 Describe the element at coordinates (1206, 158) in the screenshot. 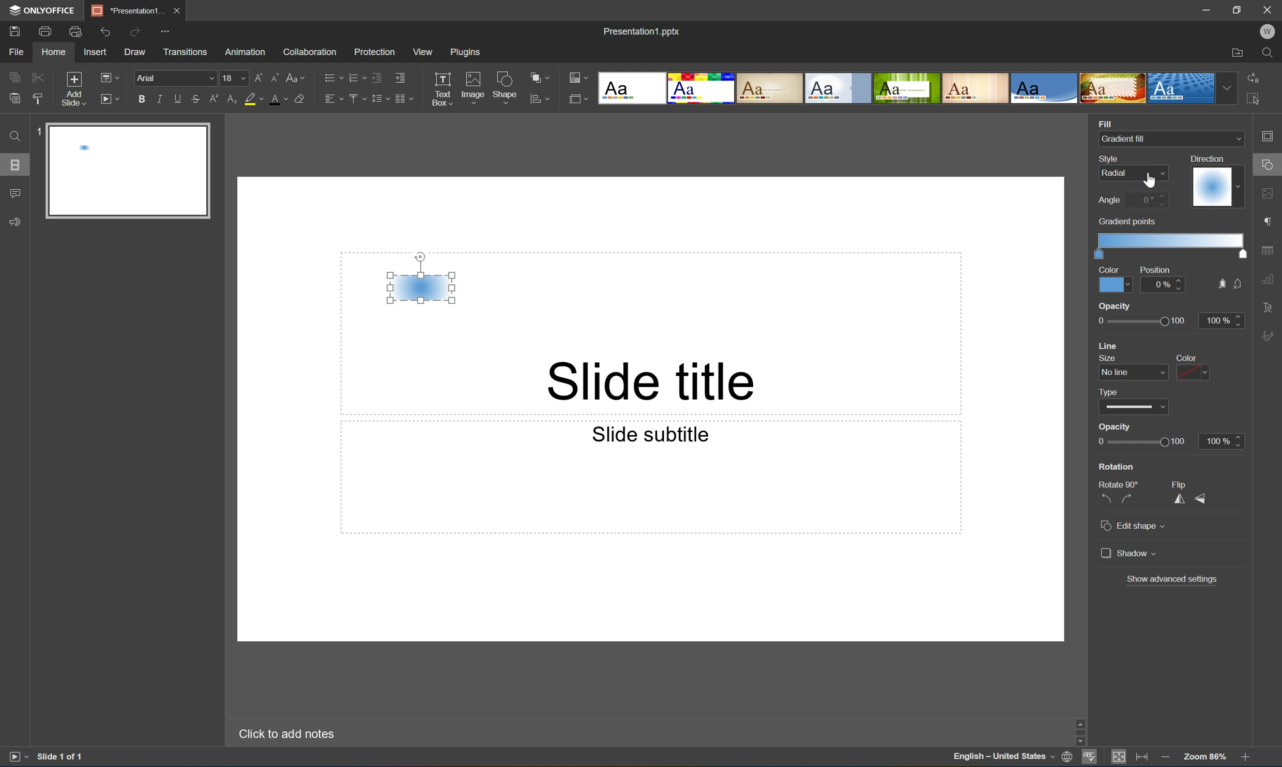

I see `Direction` at that location.